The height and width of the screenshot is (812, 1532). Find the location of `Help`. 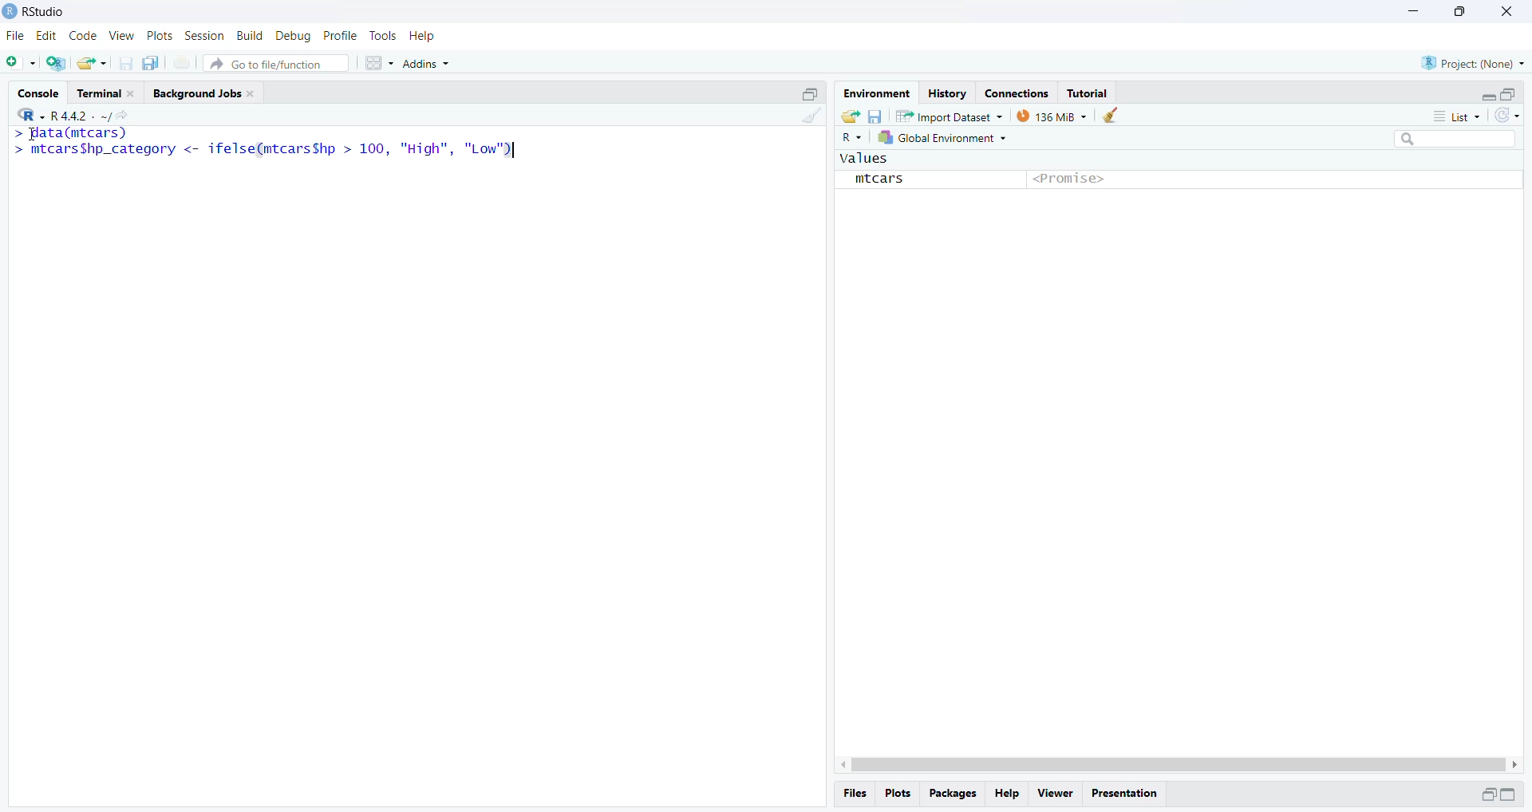

Help is located at coordinates (424, 35).